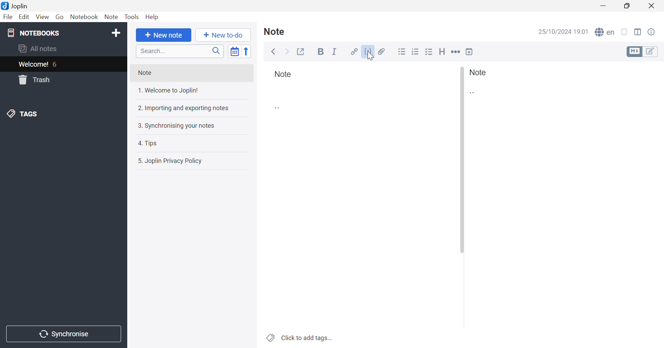 The width and height of the screenshot is (664, 348). Describe the element at coordinates (85, 17) in the screenshot. I see `Notebook` at that location.